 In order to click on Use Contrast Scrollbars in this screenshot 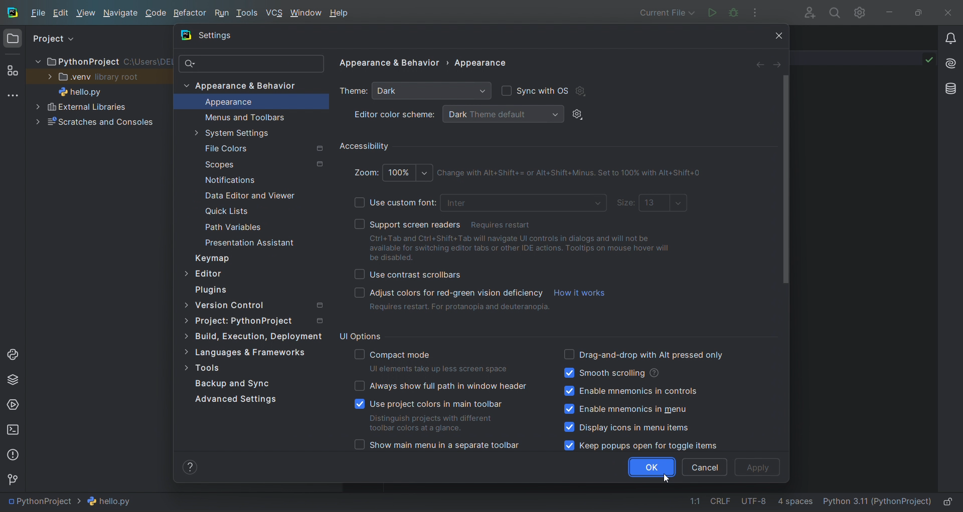, I will do `click(460, 274)`.